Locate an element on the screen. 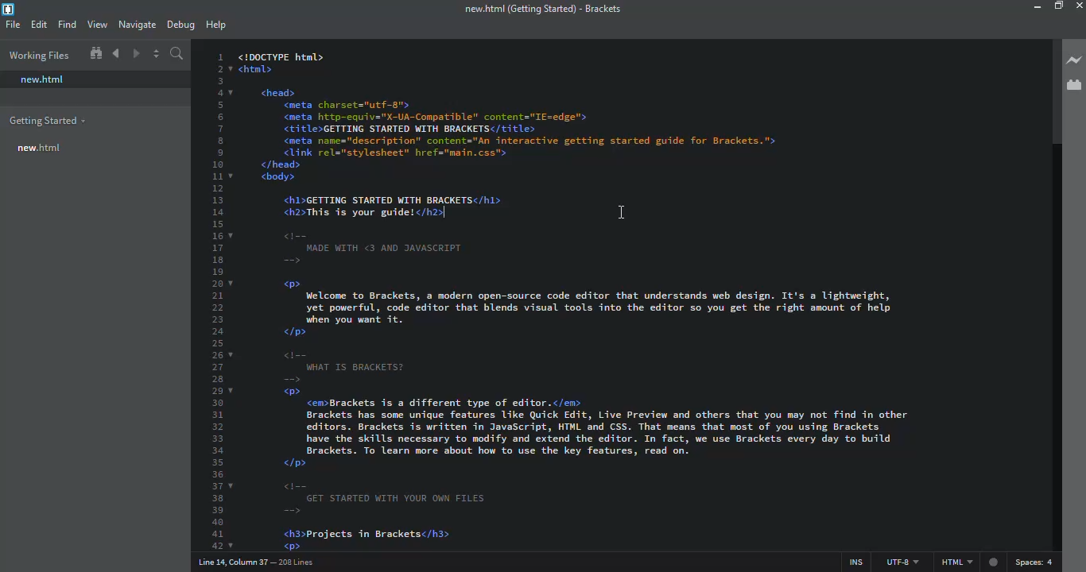 This screenshot has width=1086, height=572. show in file tree is located at coordinates (95, 54).